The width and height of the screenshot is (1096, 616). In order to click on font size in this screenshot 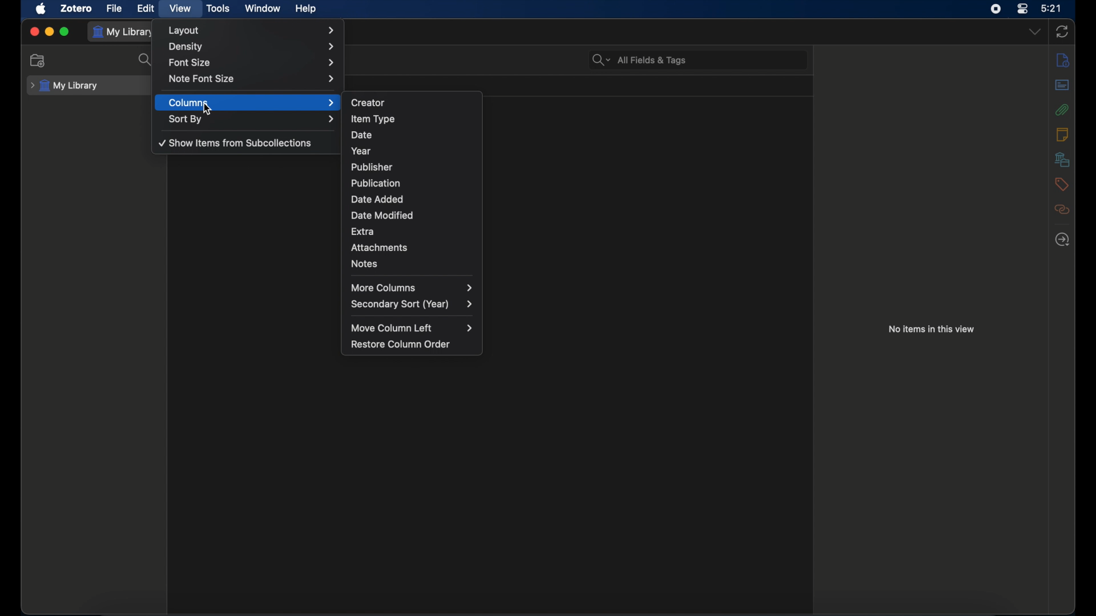, I will do `click(253, 63)`.